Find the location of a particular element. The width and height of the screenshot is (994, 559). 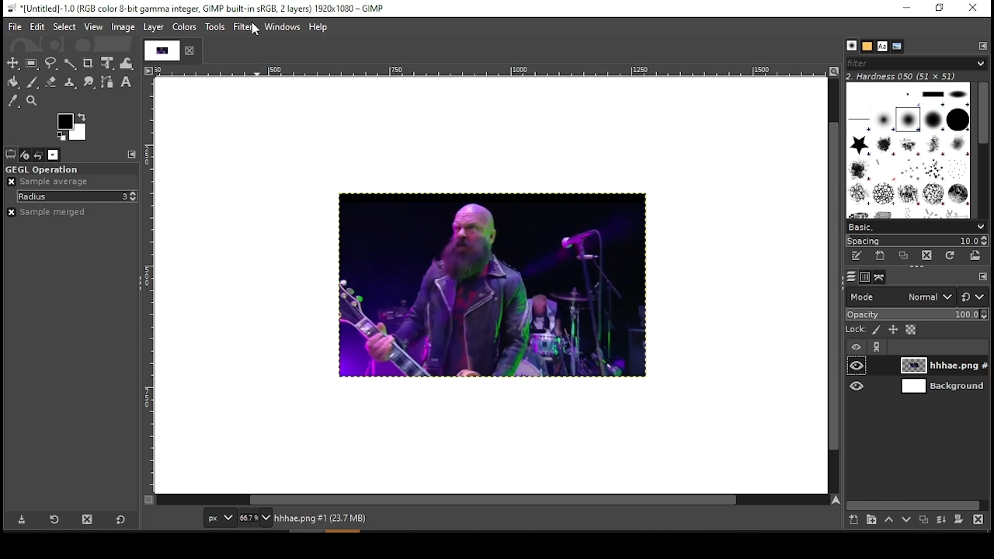

layer is located at coordinates (155, 28).